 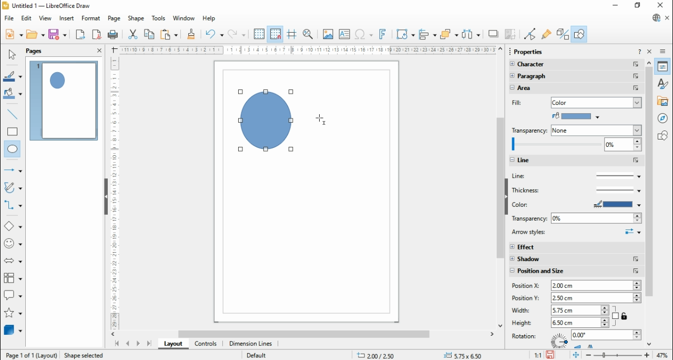 I want to click on export, so click(x=80, y=34).